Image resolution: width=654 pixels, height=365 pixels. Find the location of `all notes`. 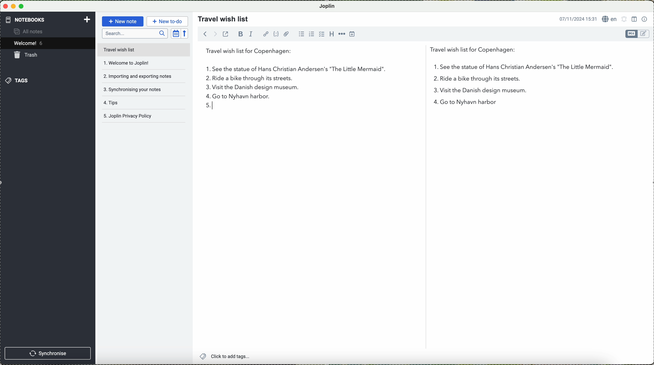

all notes is located at coordinates (33, 32).